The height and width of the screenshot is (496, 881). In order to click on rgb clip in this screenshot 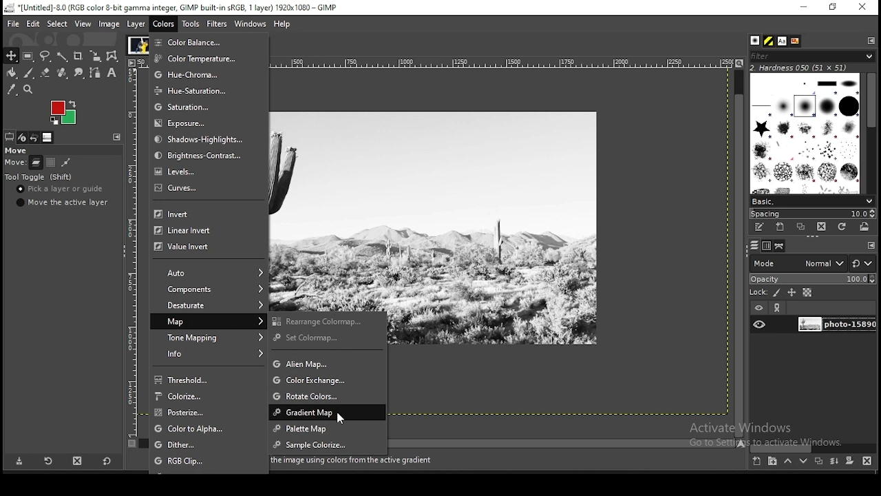, I will do `click(209, 461)`.